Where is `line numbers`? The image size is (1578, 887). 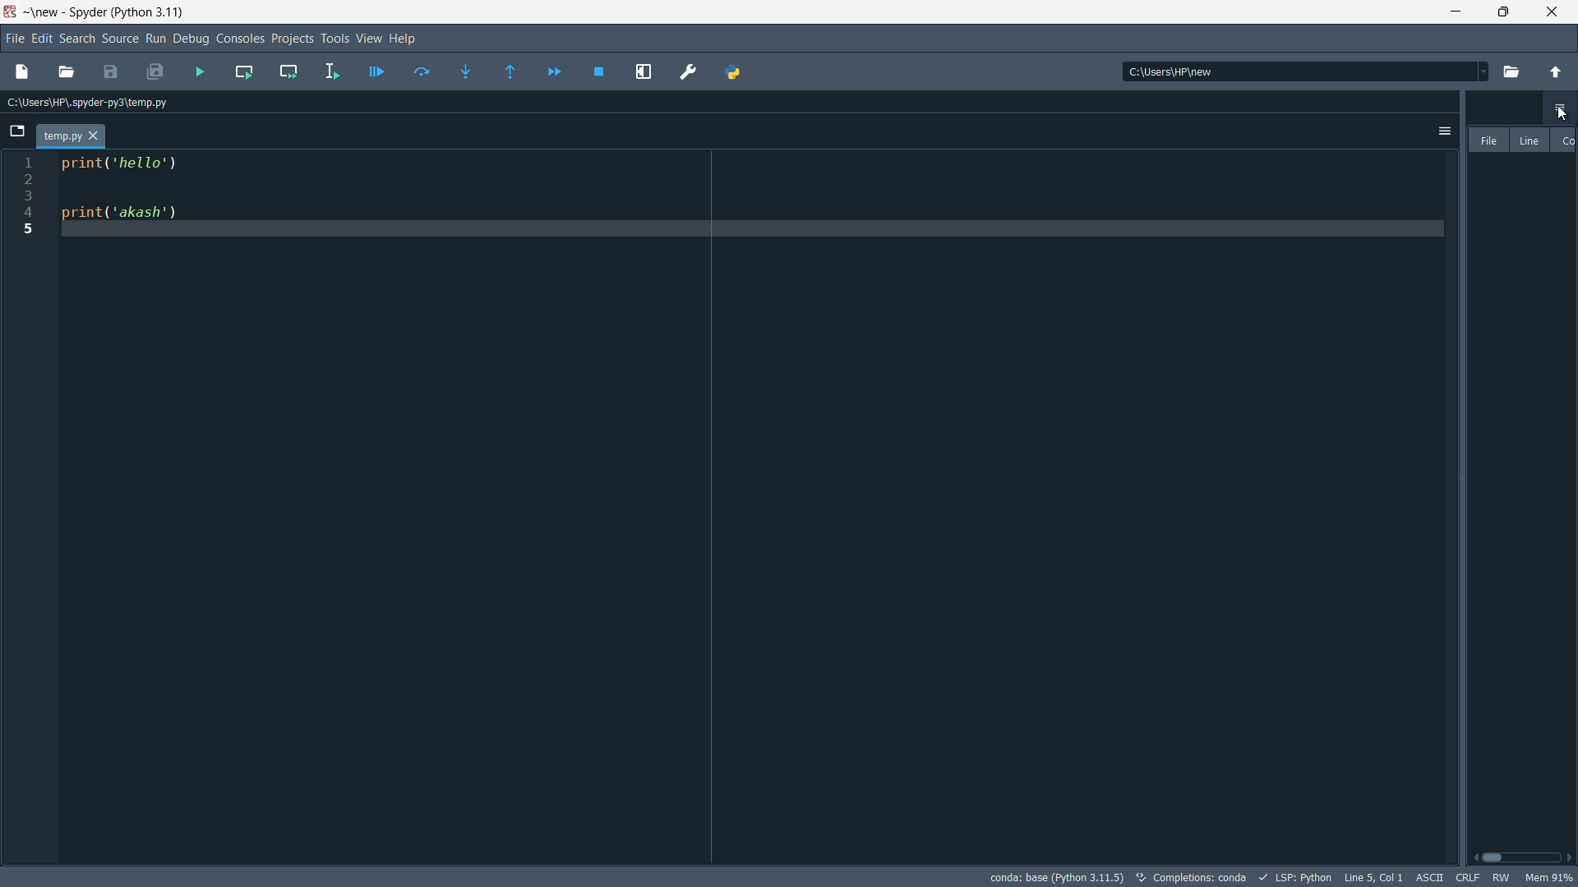
line numbers is located at coordinates (30, 508).